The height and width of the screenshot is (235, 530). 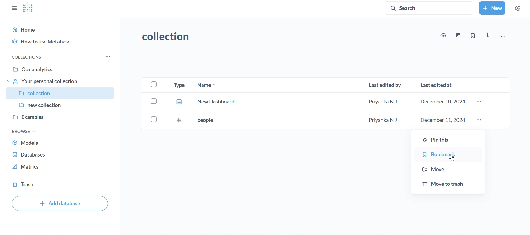 I want to click on new, so click(x=492, y=8).